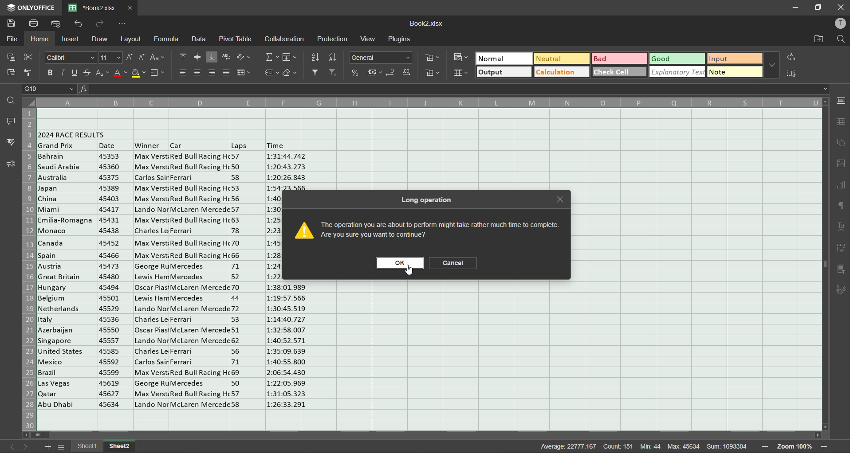  What do you see at coordinates (568, 446) in the screenshot?
I see `average` at bounding box center [568, 446].